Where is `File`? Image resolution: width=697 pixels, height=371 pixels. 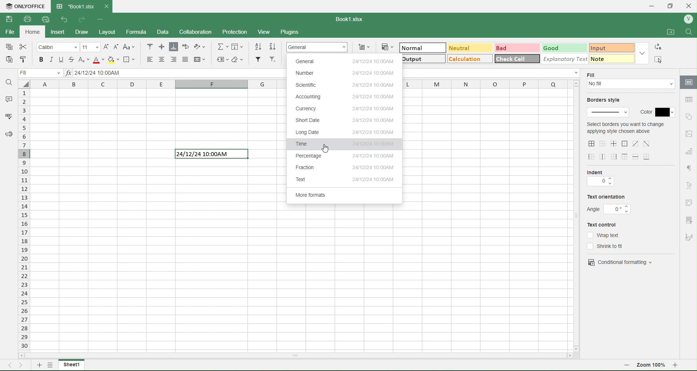 File is located at coordinates (11, 33).